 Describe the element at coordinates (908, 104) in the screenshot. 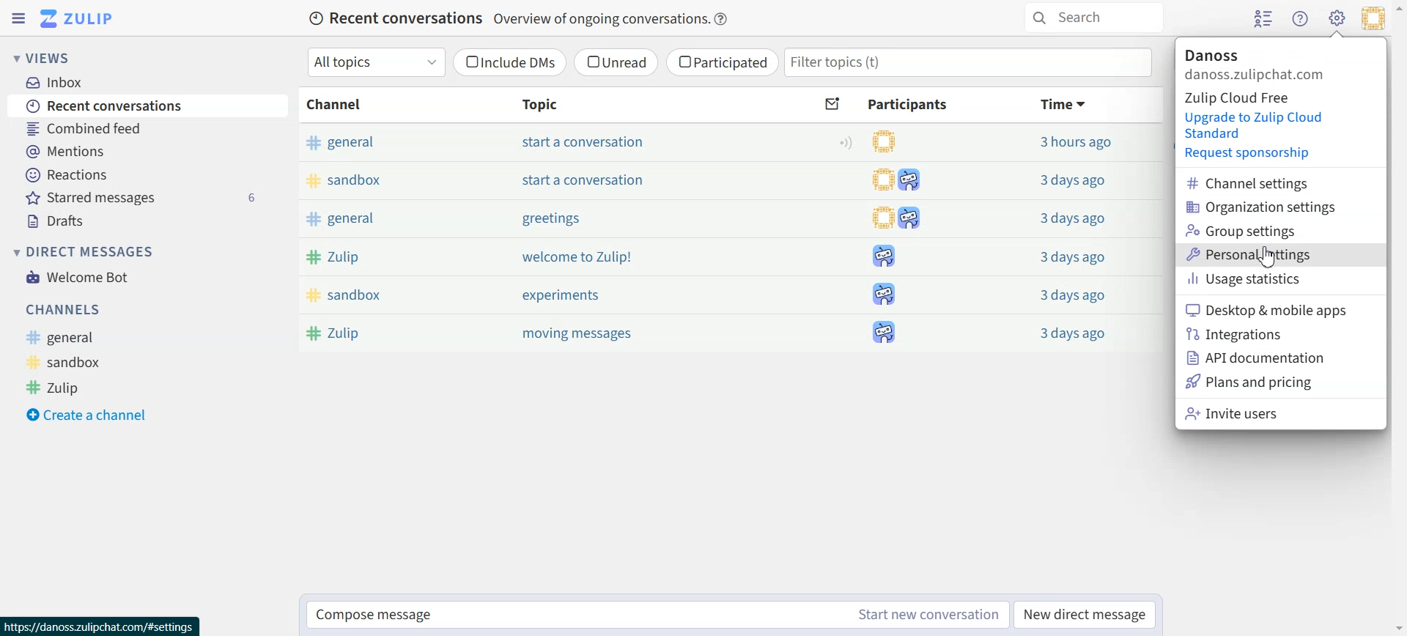

I see `Participants` at that location.